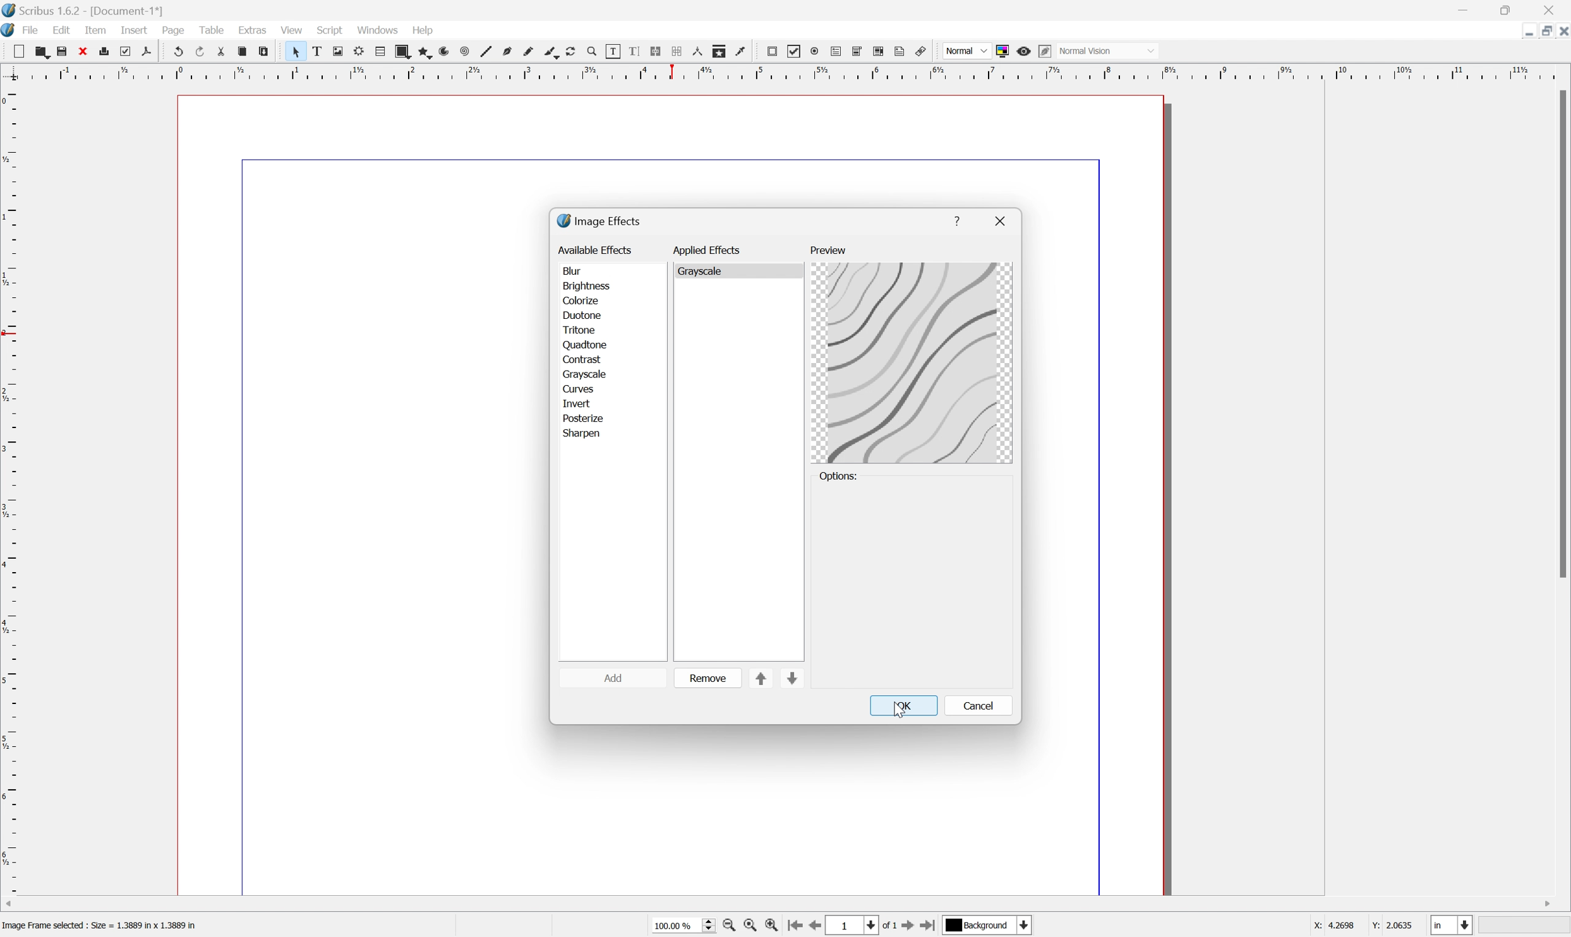 Image resolution: width=1571 pixels, height=937 pixels. What do you see at coordinates (254, 29) in the screenshot?
I see `Extras` at bounding box center [254, 29].